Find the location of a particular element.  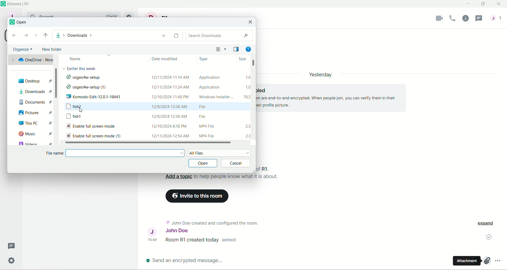

file name is located at coordinates (115, 154).